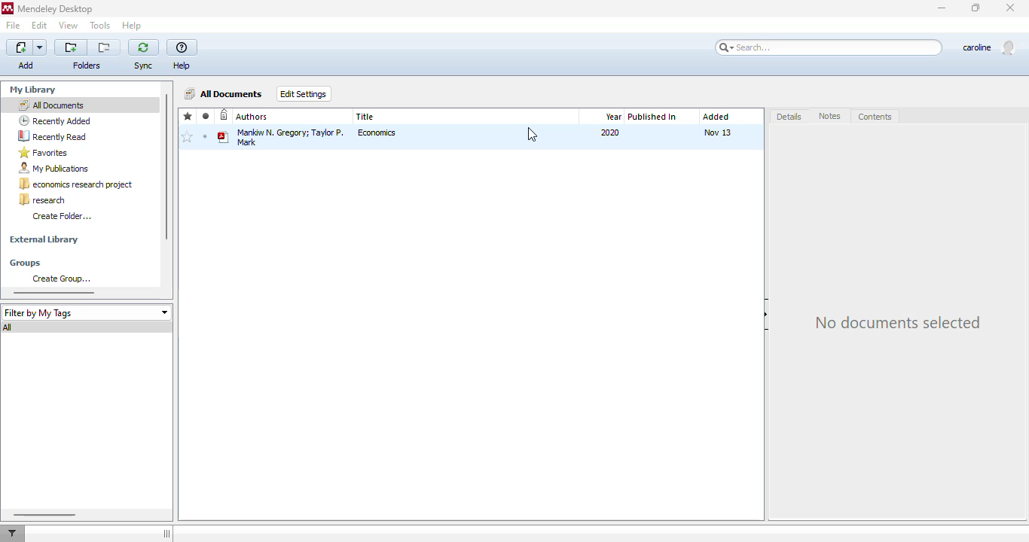 The width and height of the screenshot is (1029, 542). Describe the element at coordinates (55, 120) in the screenshot. I see `recently added` at that location.